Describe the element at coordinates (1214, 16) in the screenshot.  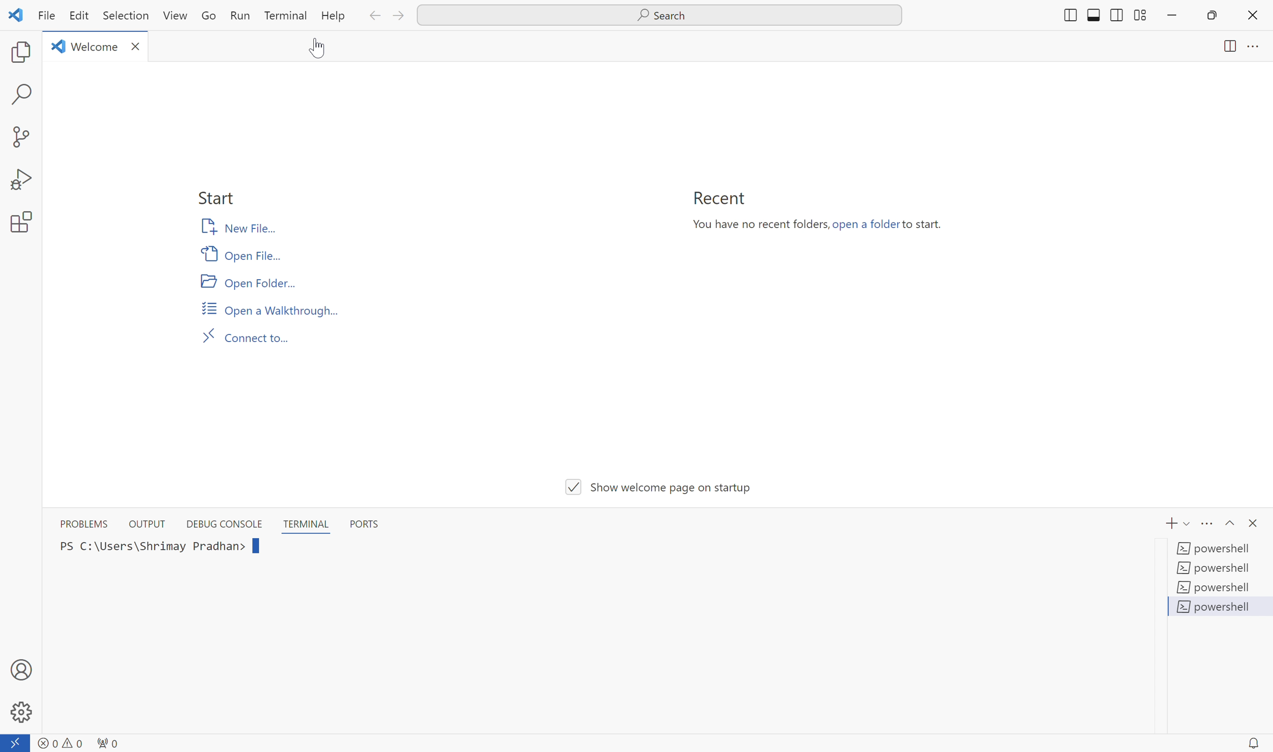
I see `maximize` at that location.